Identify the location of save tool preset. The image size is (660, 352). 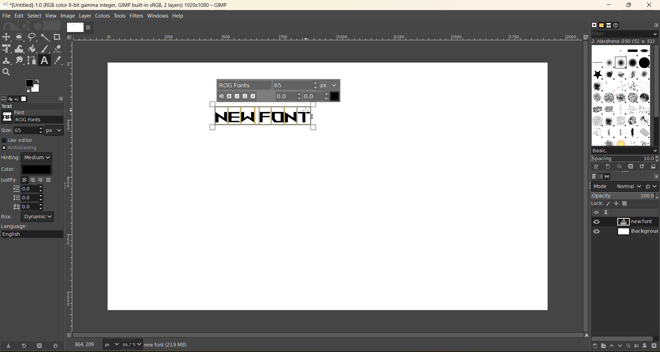
(11, 345).